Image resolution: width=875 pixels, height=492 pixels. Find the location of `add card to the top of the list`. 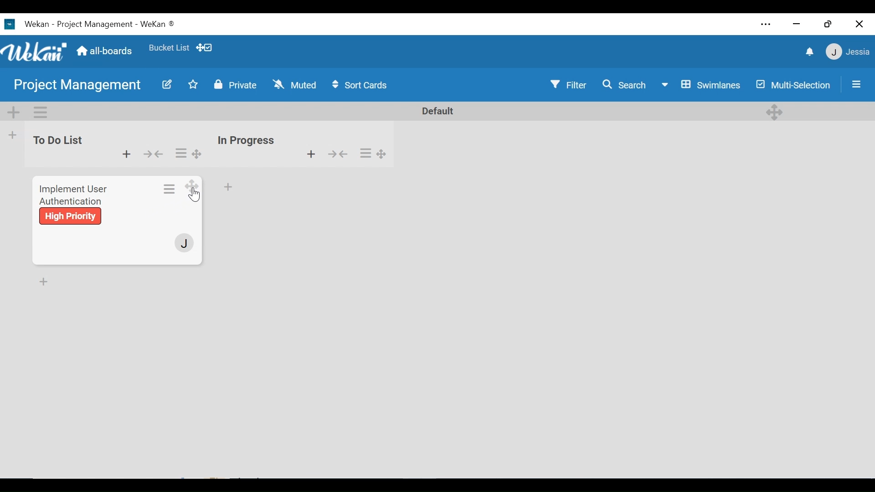

add card to the top of the list is located at coordinates (128, 154).